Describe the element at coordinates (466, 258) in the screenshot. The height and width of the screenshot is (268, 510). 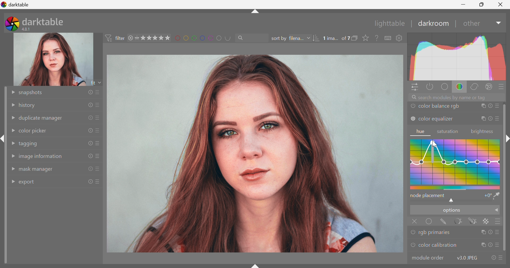
I see `v3.0 JPEG` at that location.